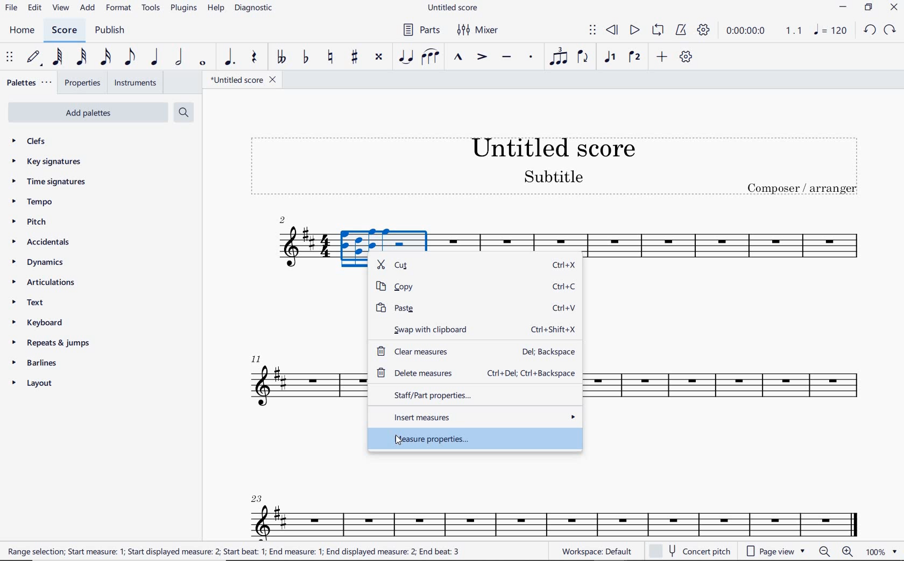 The height and width of the screenshot is (561, 904). I want to click on ADD PALETTES, so click(87, 112).